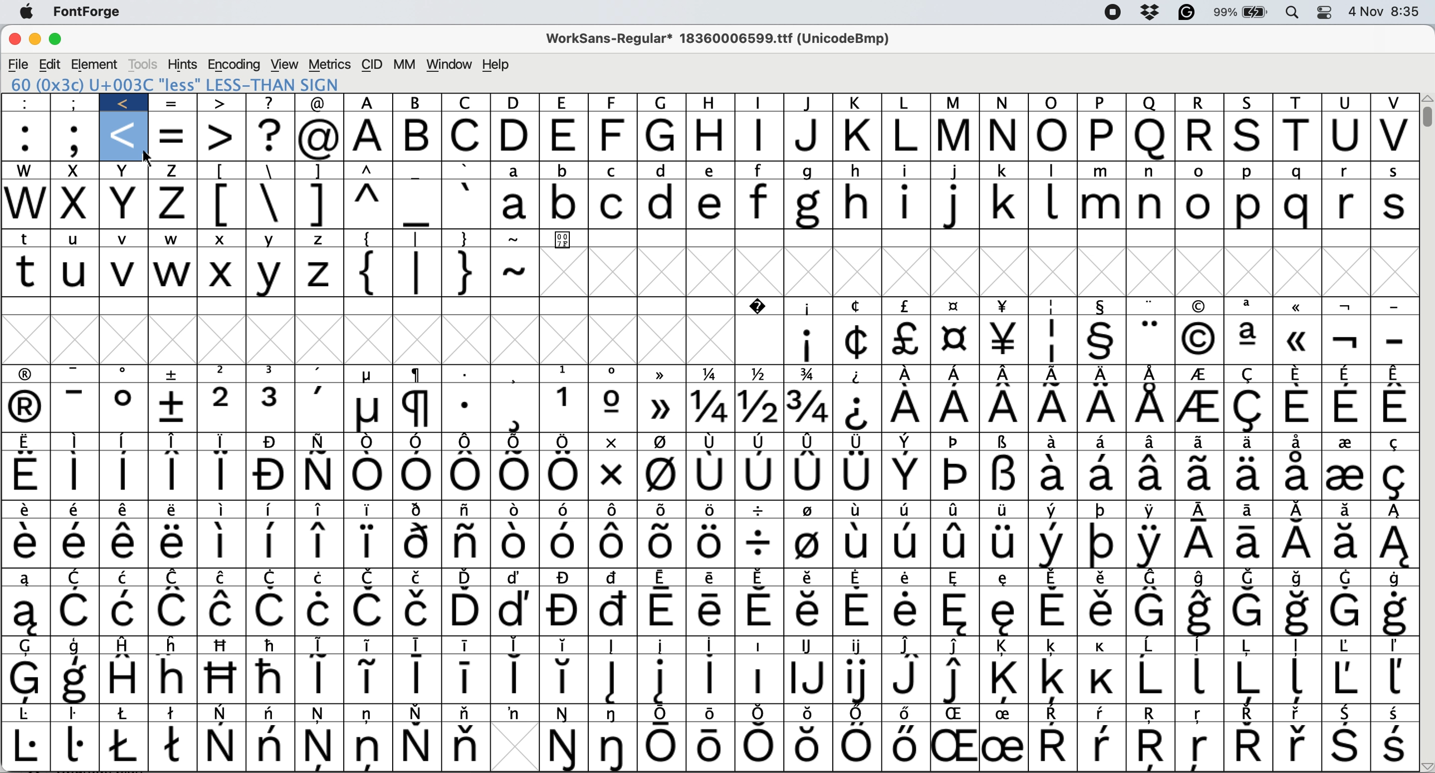 Image resolution: width=1435 pixels, height=773 pixels. I want to click on Y, so click(270, 236).